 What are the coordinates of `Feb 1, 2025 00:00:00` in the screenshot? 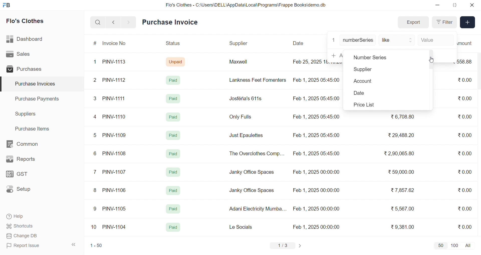 It's located at (316, 209).